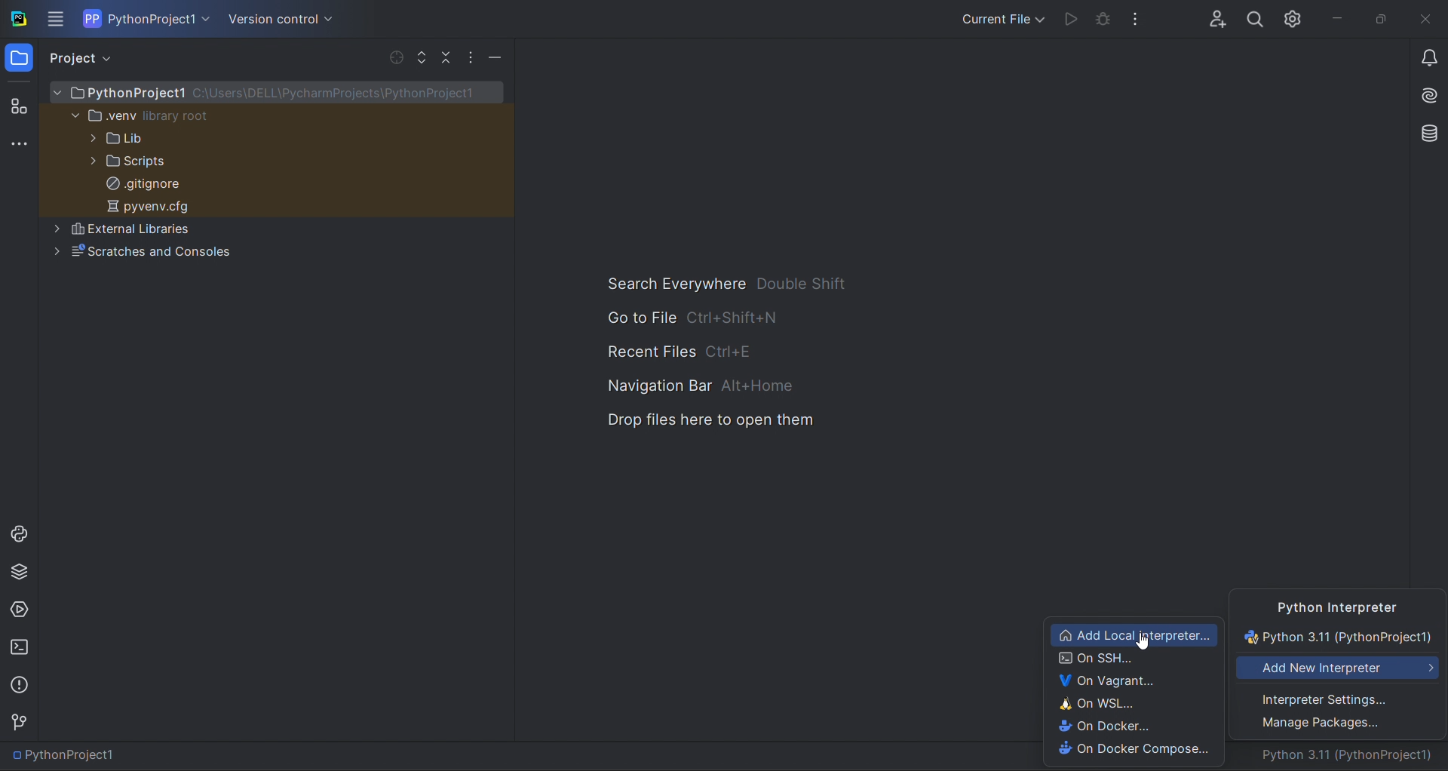 The image size is (1448, 771). I want to click on settings, so click(1338, 699).